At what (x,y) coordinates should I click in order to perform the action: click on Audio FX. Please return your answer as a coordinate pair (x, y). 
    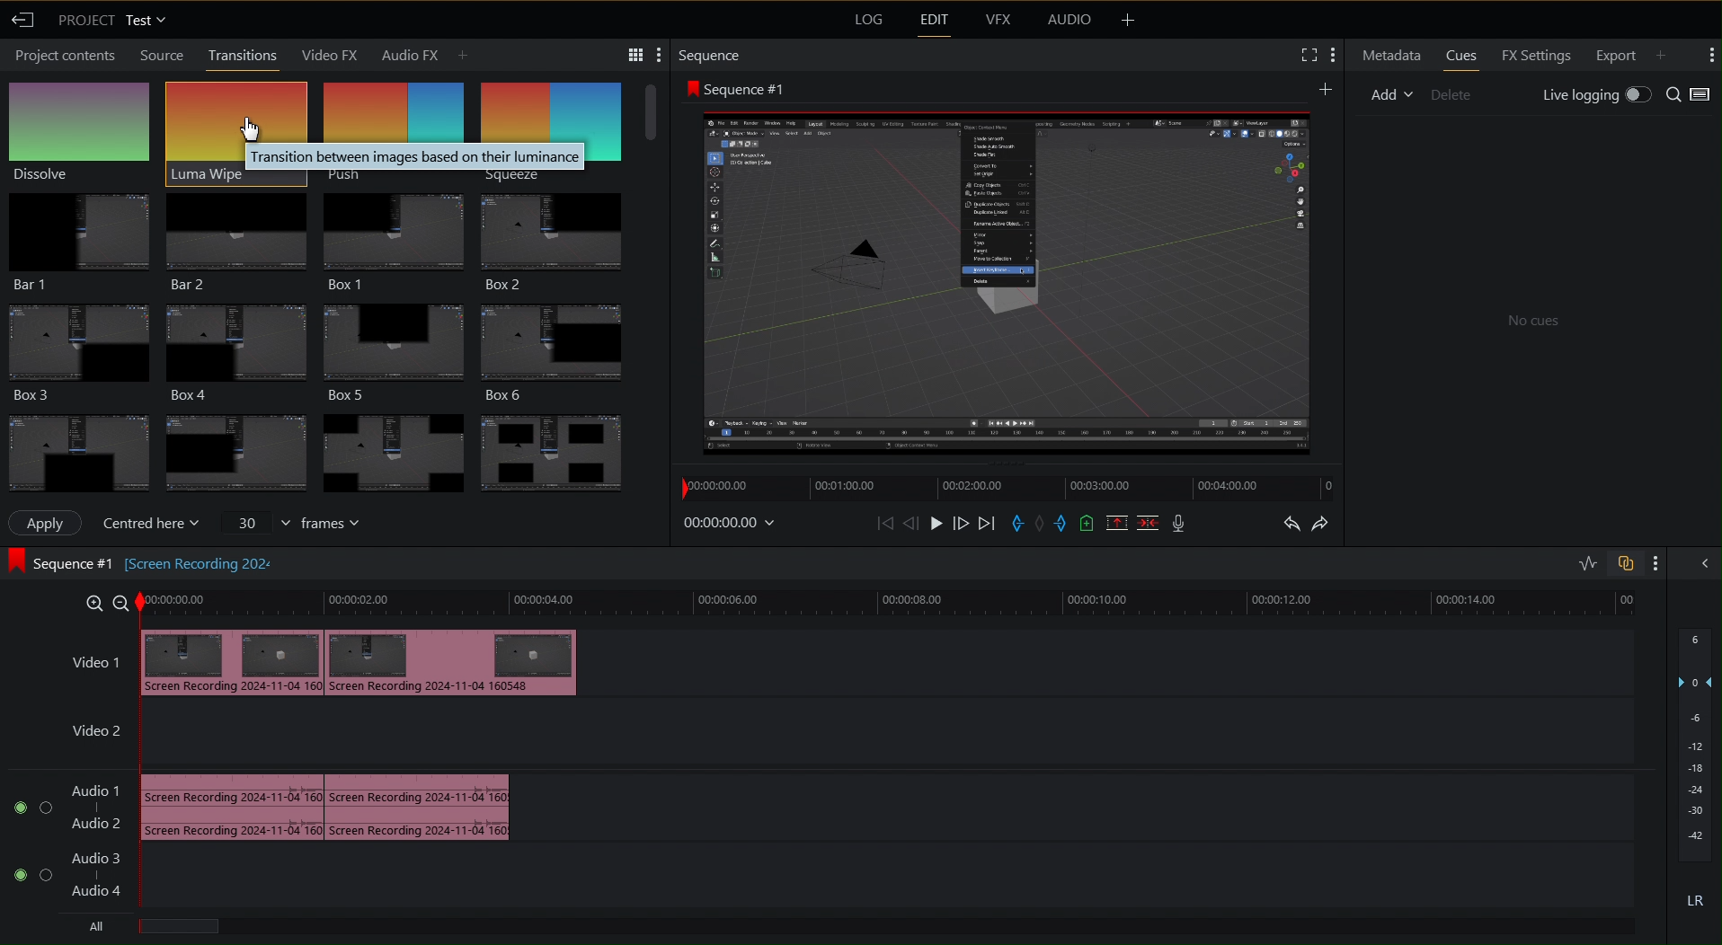
    Looking at the image, I should click on (424, 53).